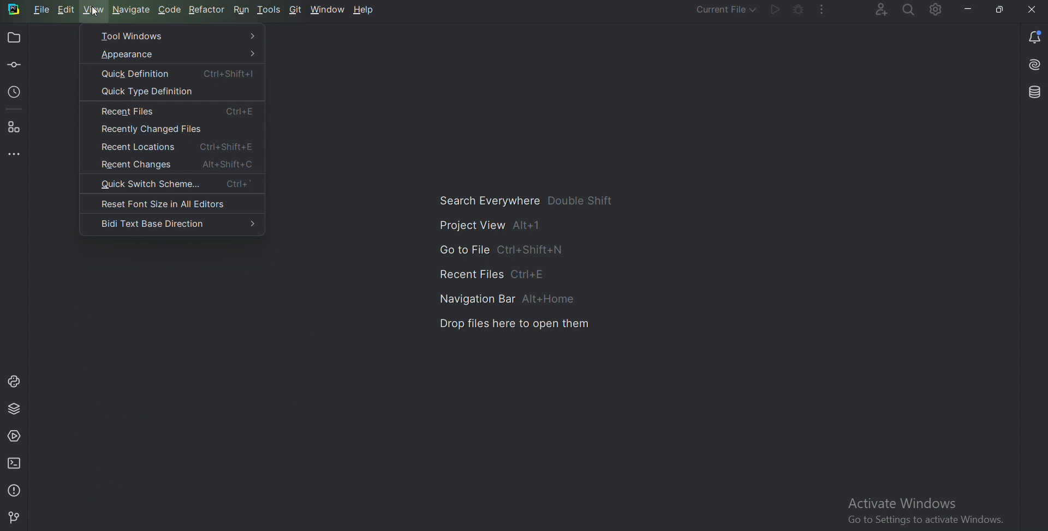 The image size is (1048, 531). Describe the element at coordinates (16, 66) in the screenshot. I see `Commit` at that location.